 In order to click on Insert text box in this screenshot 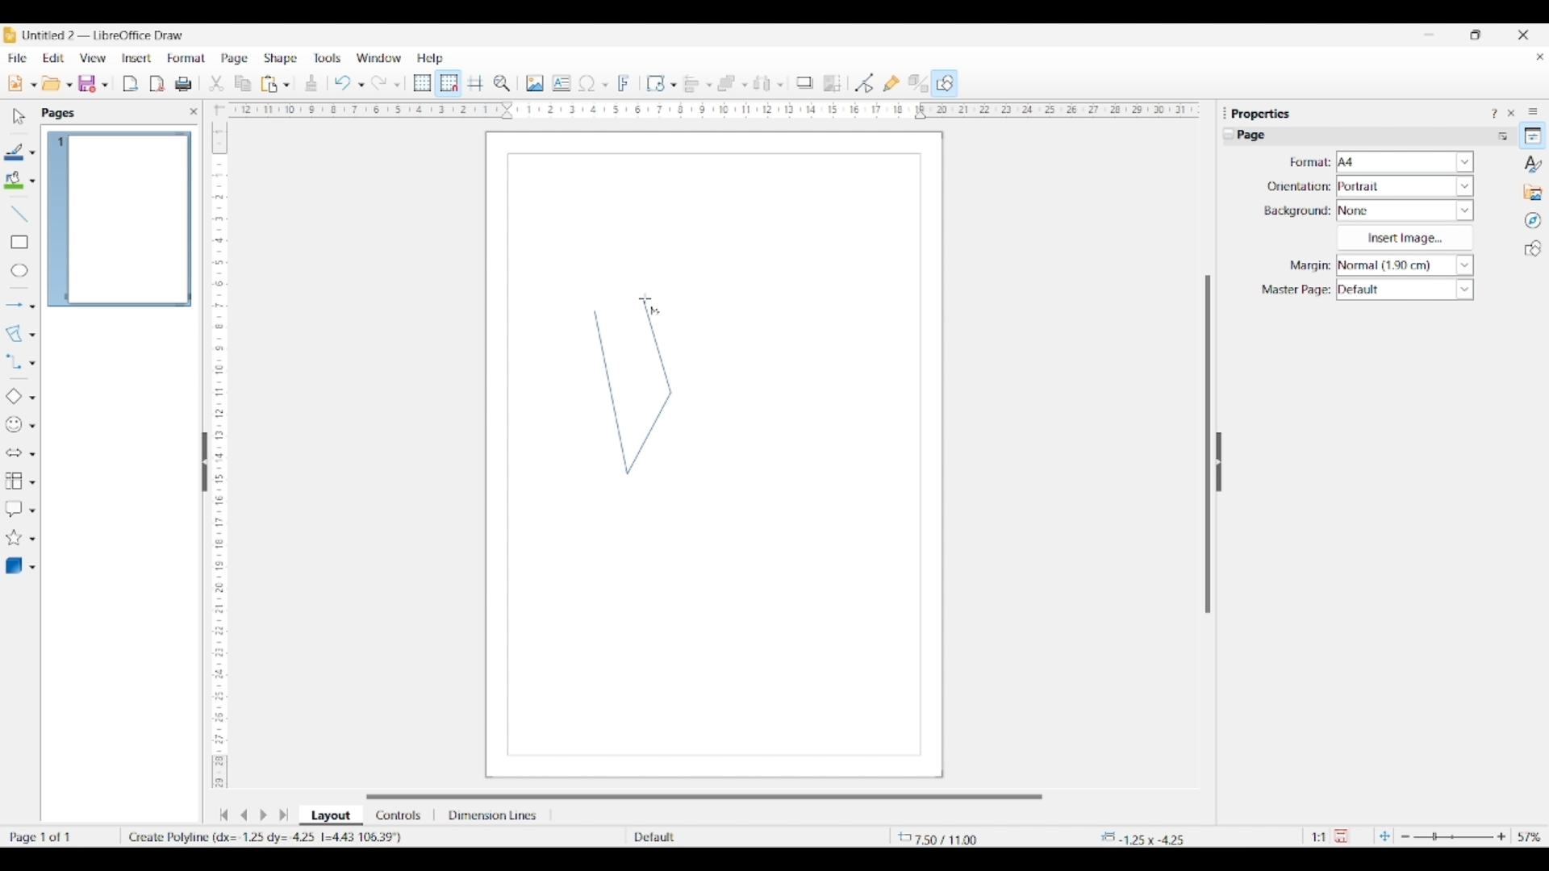, I will do `click(562, 83)`.